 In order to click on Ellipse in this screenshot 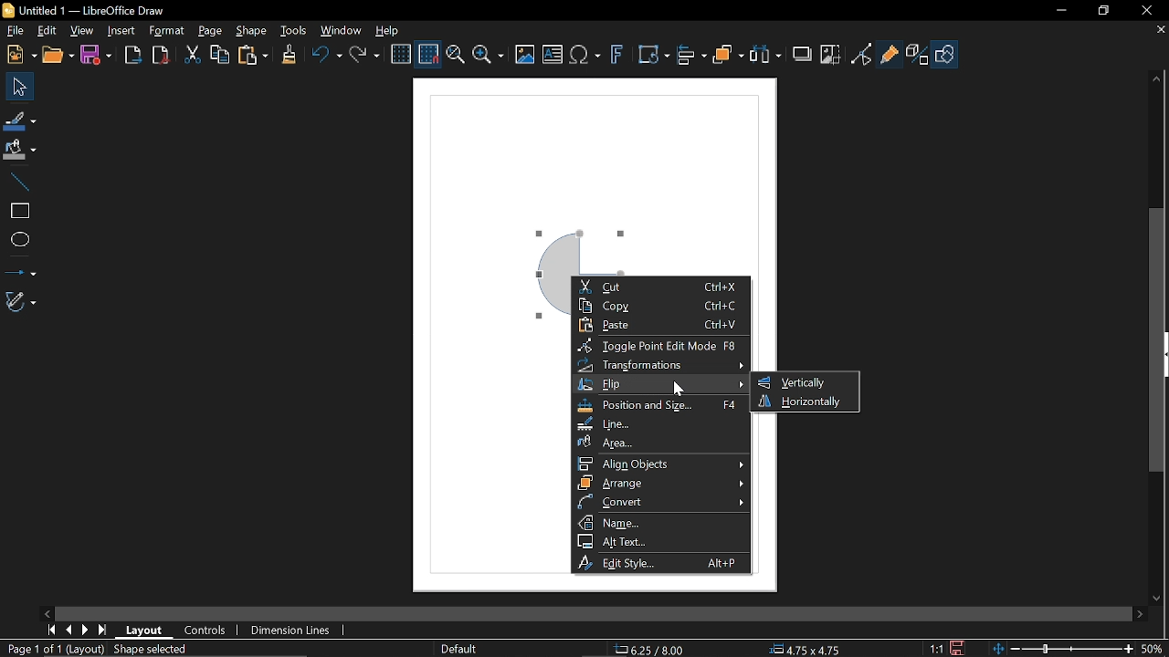, I will do `click(19, 239)`.